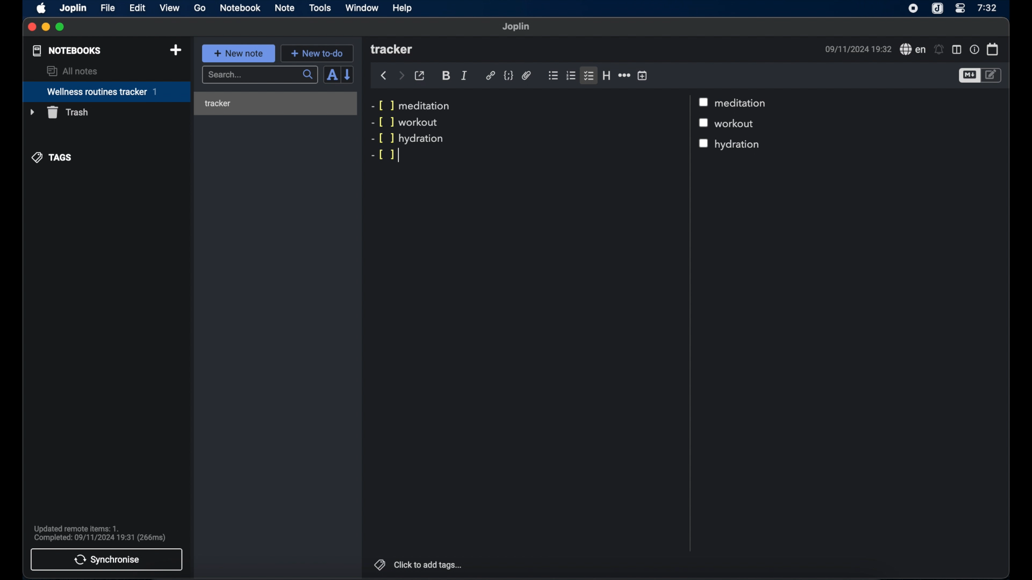 The width and height of the screenshot is (1032, 580). What do you see at coordinates (348, 75) in the screenshot?
I see `reverse sort order` at bounding box center [348, 75].